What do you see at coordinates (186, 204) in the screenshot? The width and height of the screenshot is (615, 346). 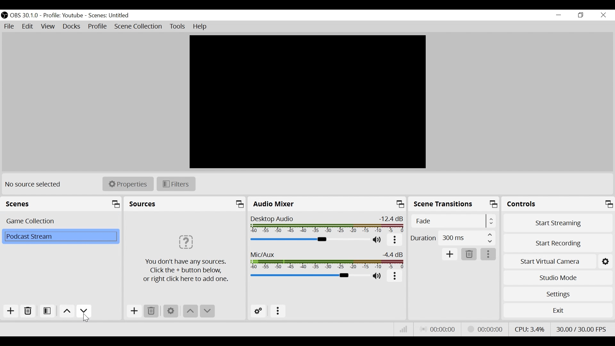 I see `Sources` at bounding box center [186, 204].